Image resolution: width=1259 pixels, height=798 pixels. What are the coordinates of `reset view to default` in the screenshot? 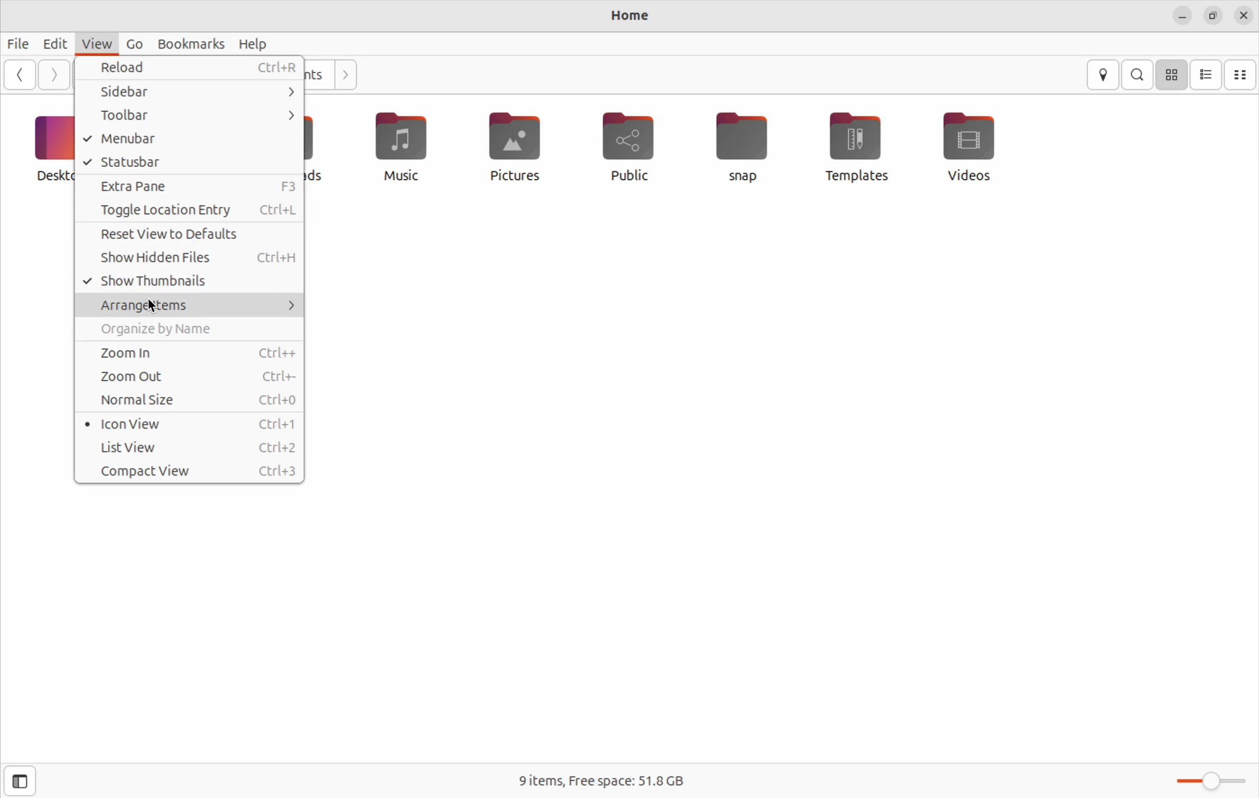 It's located at (192, 235).